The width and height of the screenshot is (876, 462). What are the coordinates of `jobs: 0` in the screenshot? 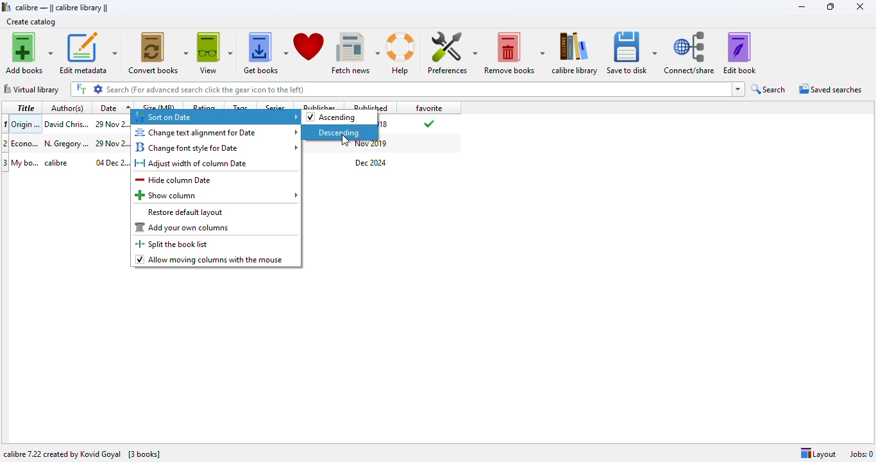 It's located at (861, 454).